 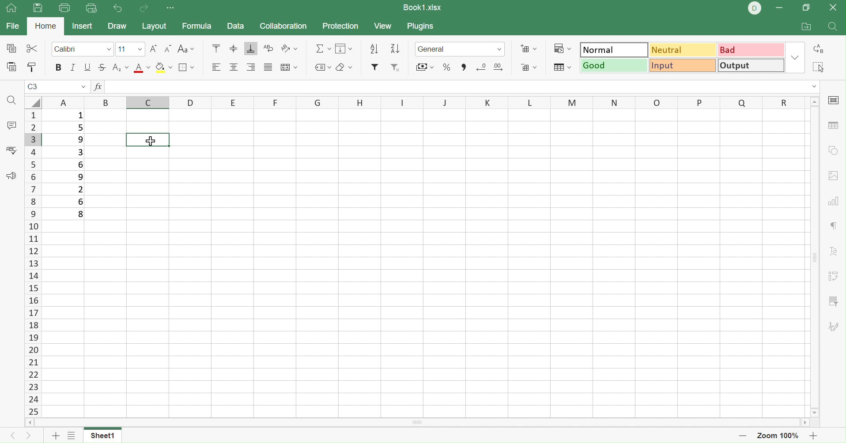 What do you see at coordinates (215, 48) in the screenshot?
I see `Align top` at bounding box center [215, 48].